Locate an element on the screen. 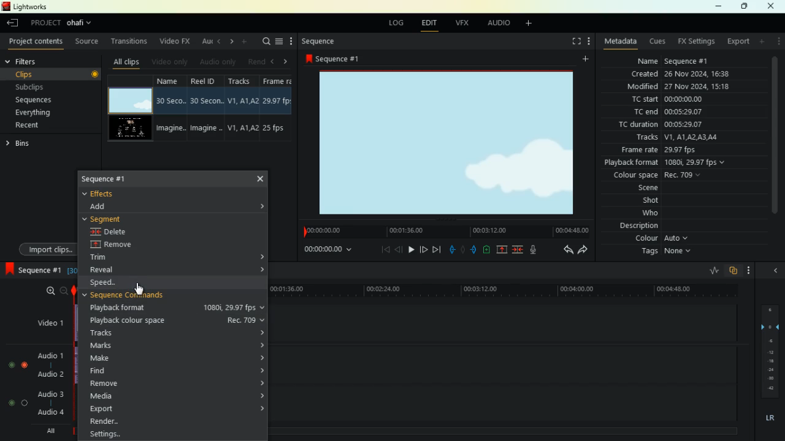 Image resolution: width=785 pixels, height=441 pixels. tags is located at coordinates (662, 252).